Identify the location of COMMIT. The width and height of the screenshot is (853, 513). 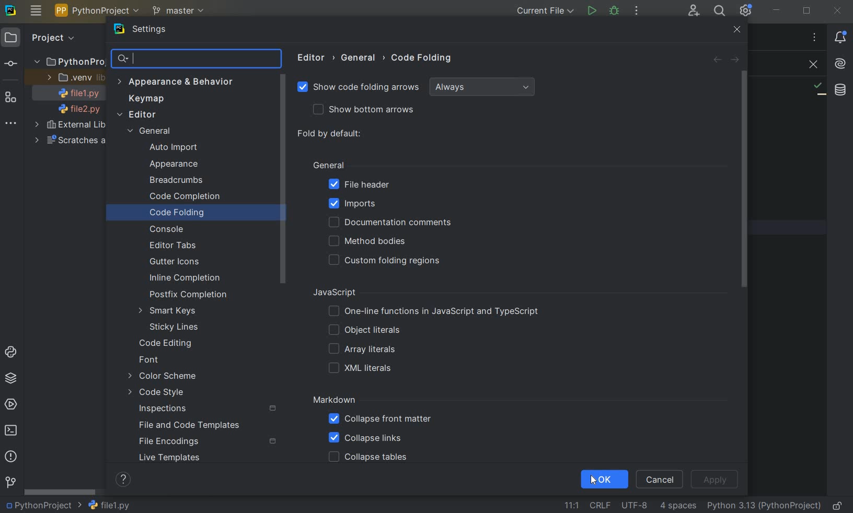
(10, 64).